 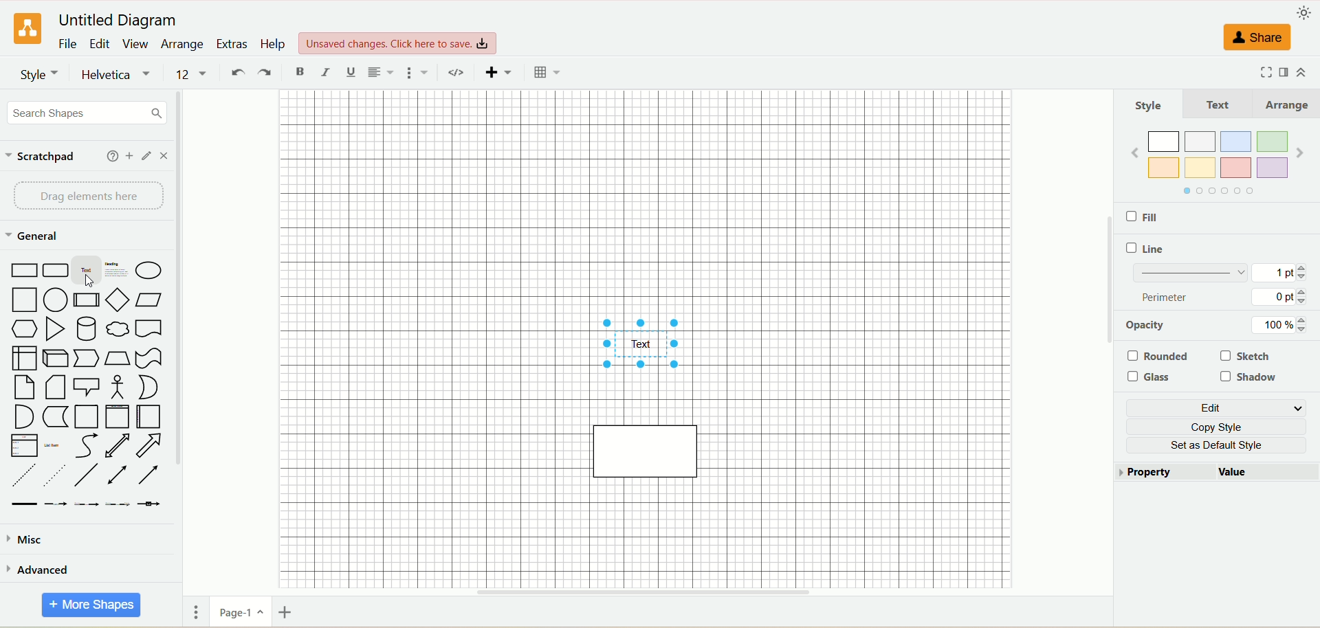 What do you see at coordinates (1152, 106) in the screenshot?
I see `style` at bounding box center [1152, 106].